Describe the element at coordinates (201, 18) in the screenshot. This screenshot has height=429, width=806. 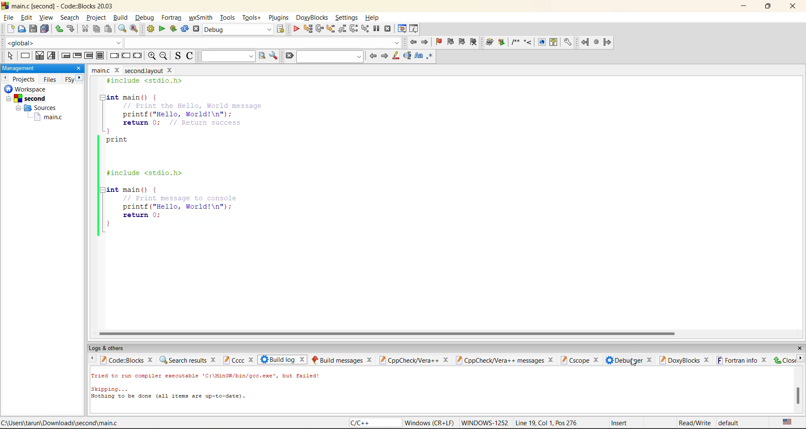
I see `wxsmith` at that location.